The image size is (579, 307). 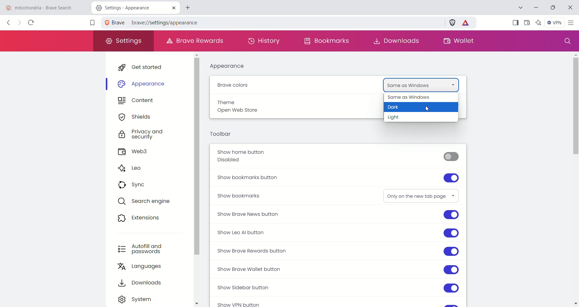 What do you see at coordinates (252, 109) in the screenshot?
I see `theme open web store` at bounding box center [252, 109].